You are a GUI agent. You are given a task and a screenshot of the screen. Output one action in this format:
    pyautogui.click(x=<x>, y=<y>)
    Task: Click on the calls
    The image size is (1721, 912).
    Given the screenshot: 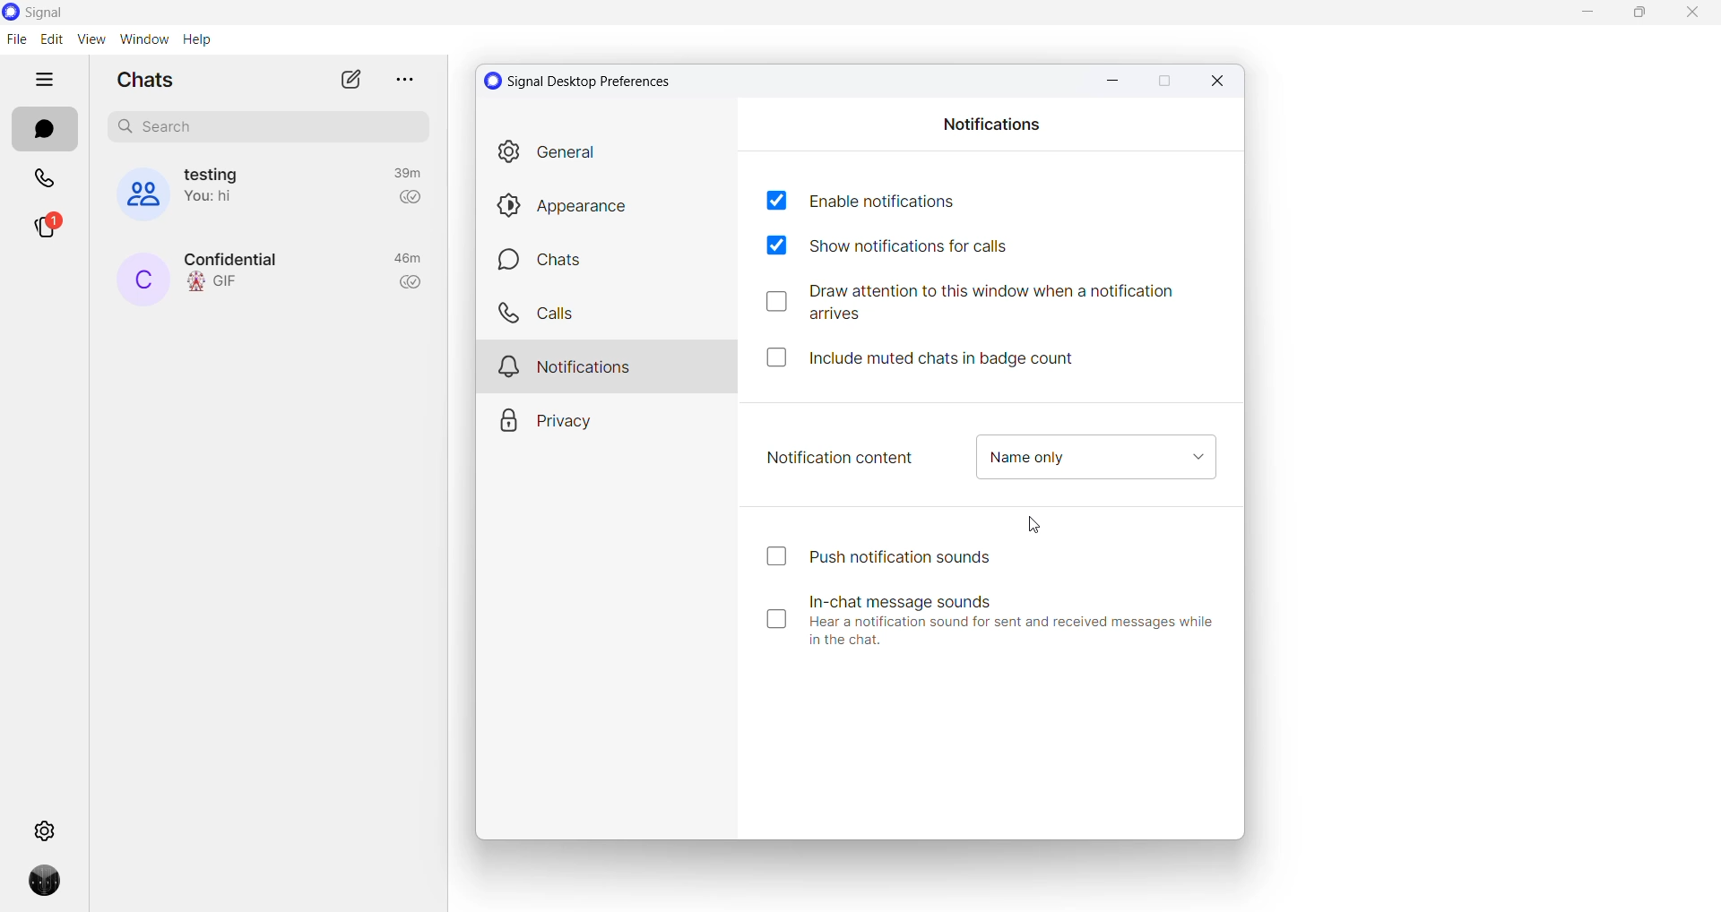 What is the action you would take?
    pyautogui.click(x=45, y=180)
    